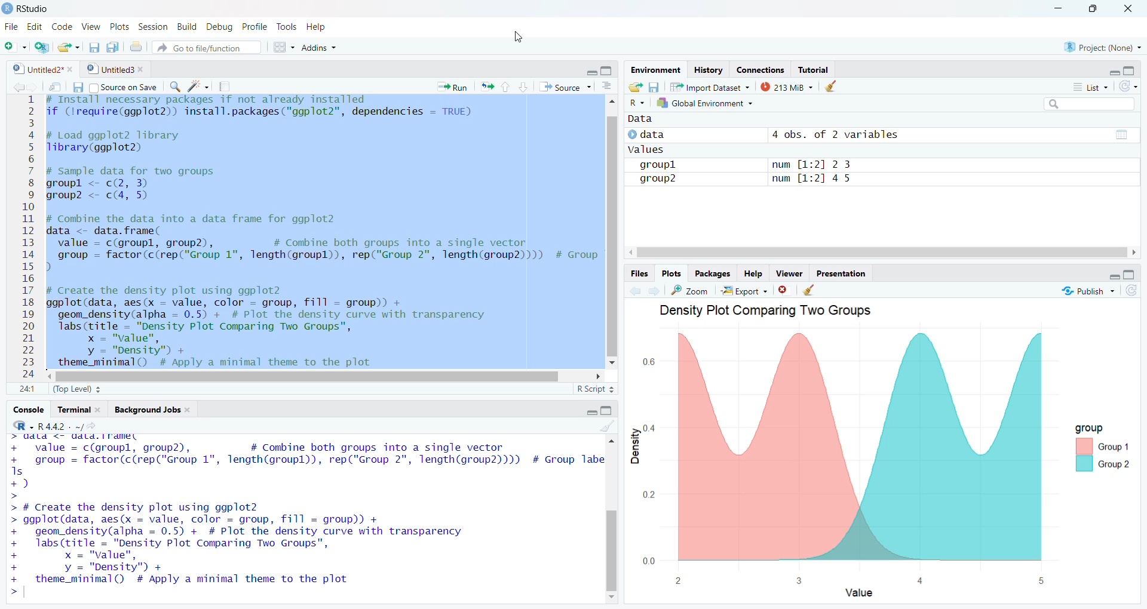  Describe the element at coordinates (1099, 445) in the screenshot. I see `group` at that location.